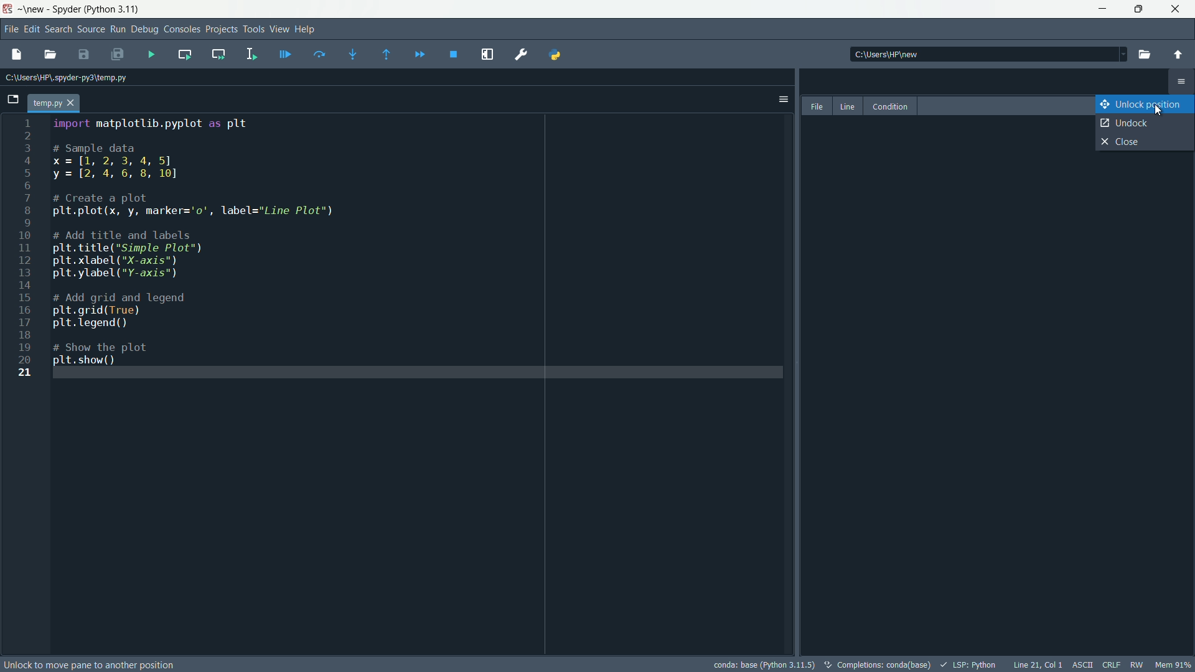  Describe the element at coordinates (217, 53) in the screenshot. I see `run current cell and go to next one` at that location.